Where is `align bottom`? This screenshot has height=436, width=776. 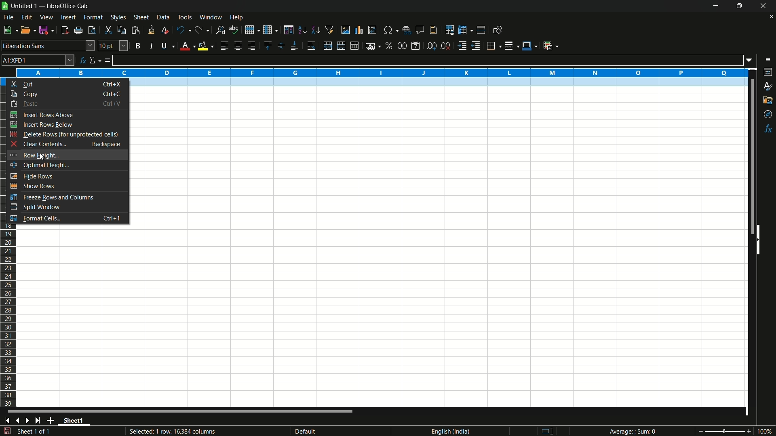 align bottom is located at coordinates (295, 46).